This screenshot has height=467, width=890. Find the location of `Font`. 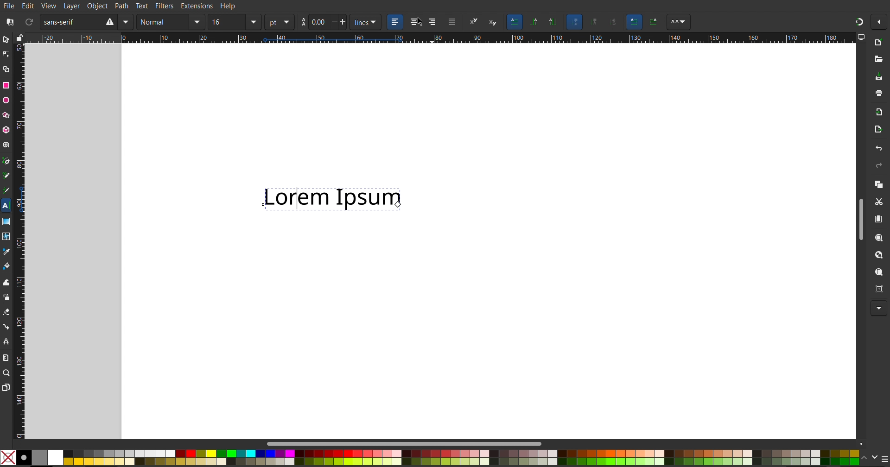

Font is located at coordinates (87, 21).